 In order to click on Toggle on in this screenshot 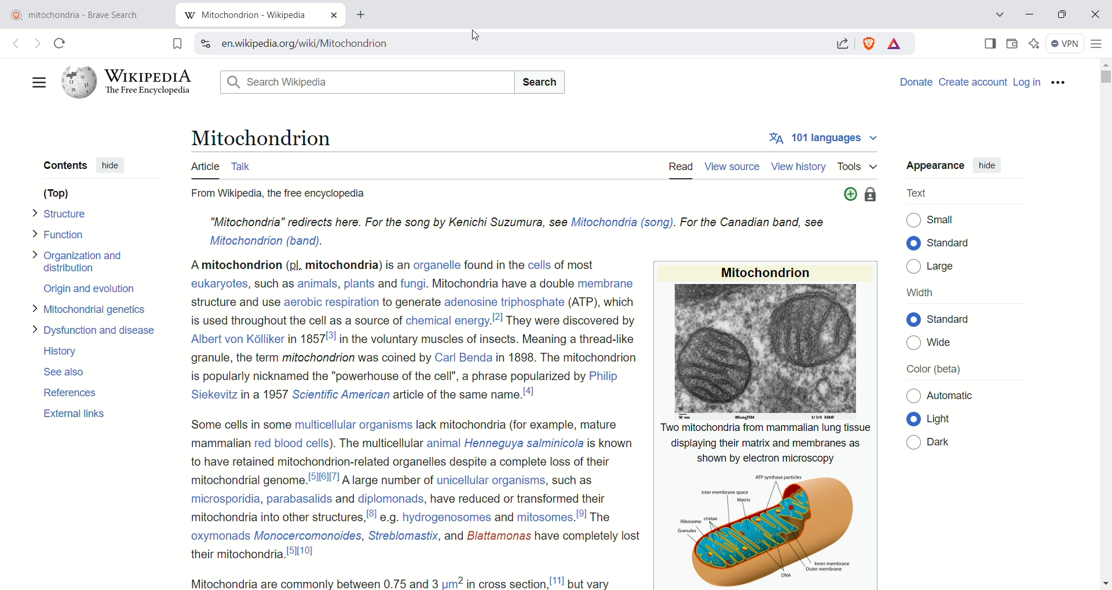, I will do `click(914, 419)`.